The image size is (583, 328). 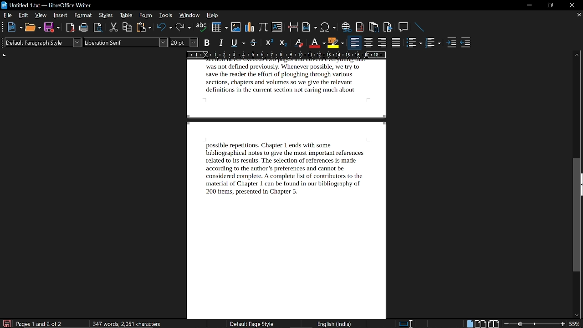 I want to click on align center, so click(x=368, y=43).